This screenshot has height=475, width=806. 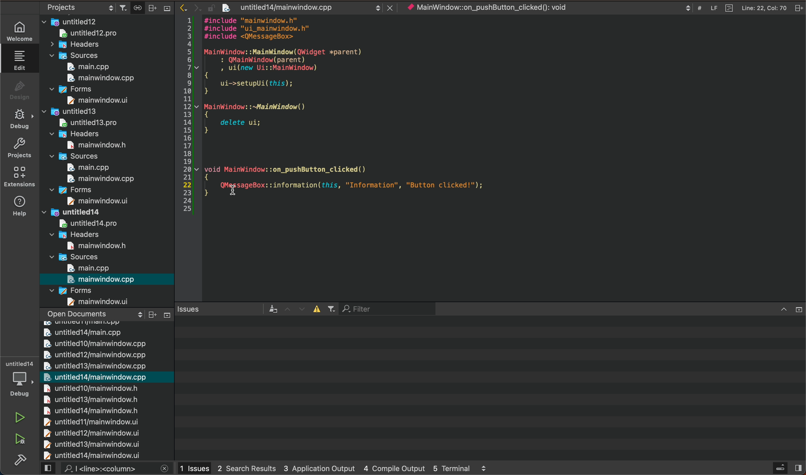 What do you see at coordinates (739, 8) in the screenshot?
I see `file logs` at bounding box center [739, 8].